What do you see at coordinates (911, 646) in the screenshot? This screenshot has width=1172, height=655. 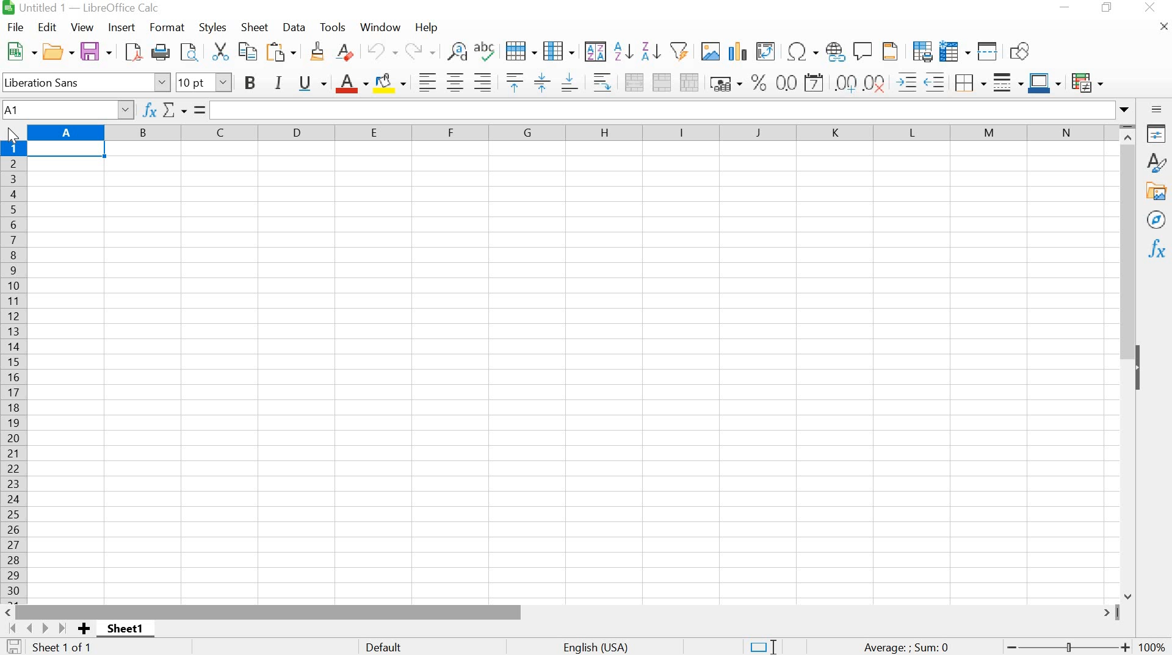 I see `Average : SUM 0` at bounding box center [911, 646].